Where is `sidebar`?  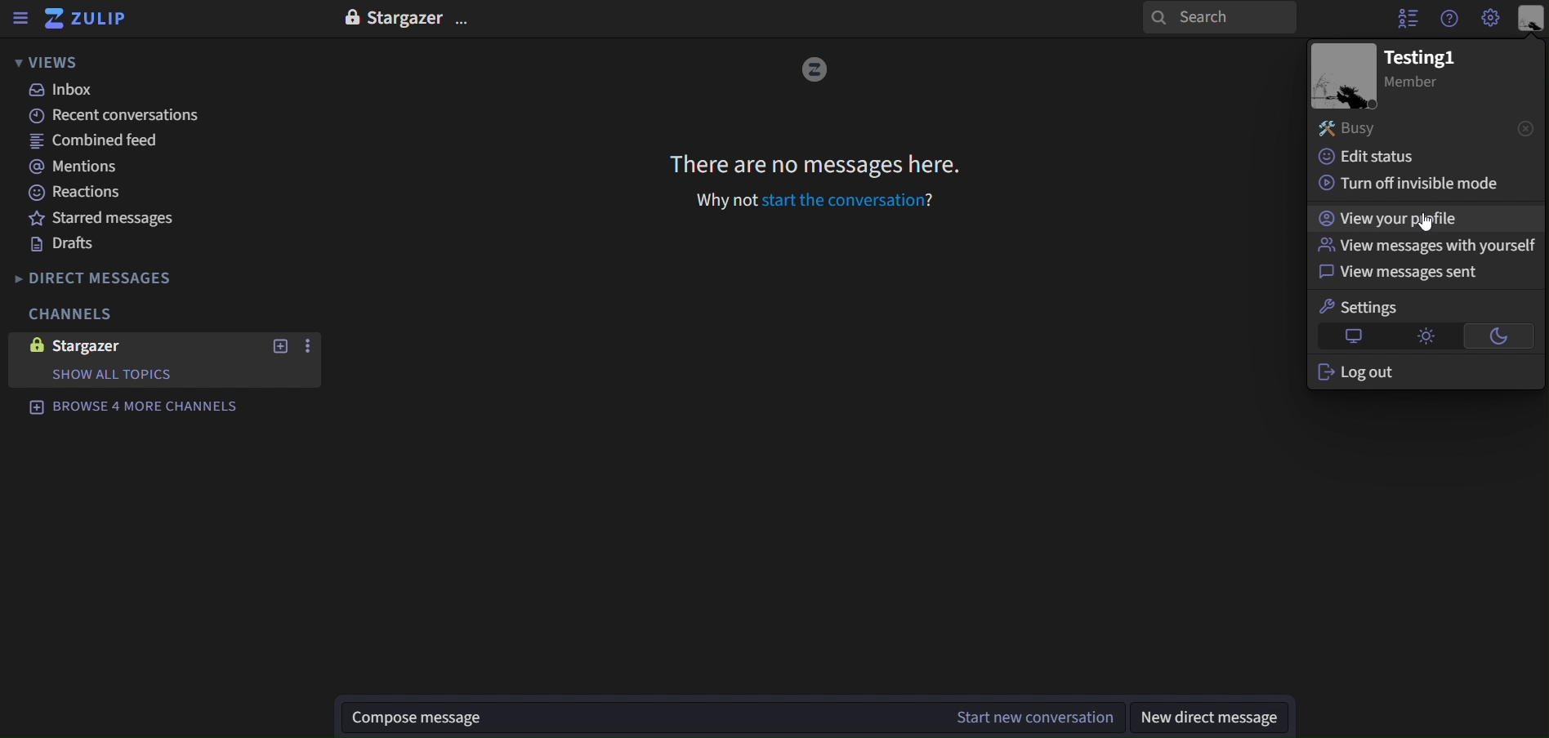 sidebar is located at coordinates (21, 19).